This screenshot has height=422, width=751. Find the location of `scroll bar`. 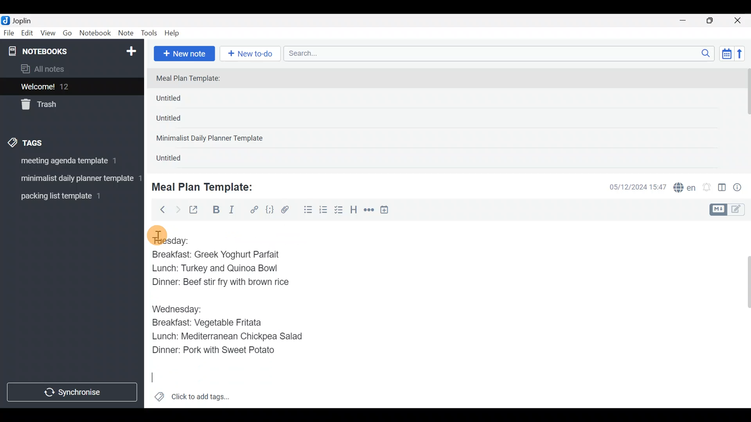

scroll bar is located at coordinates (746, 118).